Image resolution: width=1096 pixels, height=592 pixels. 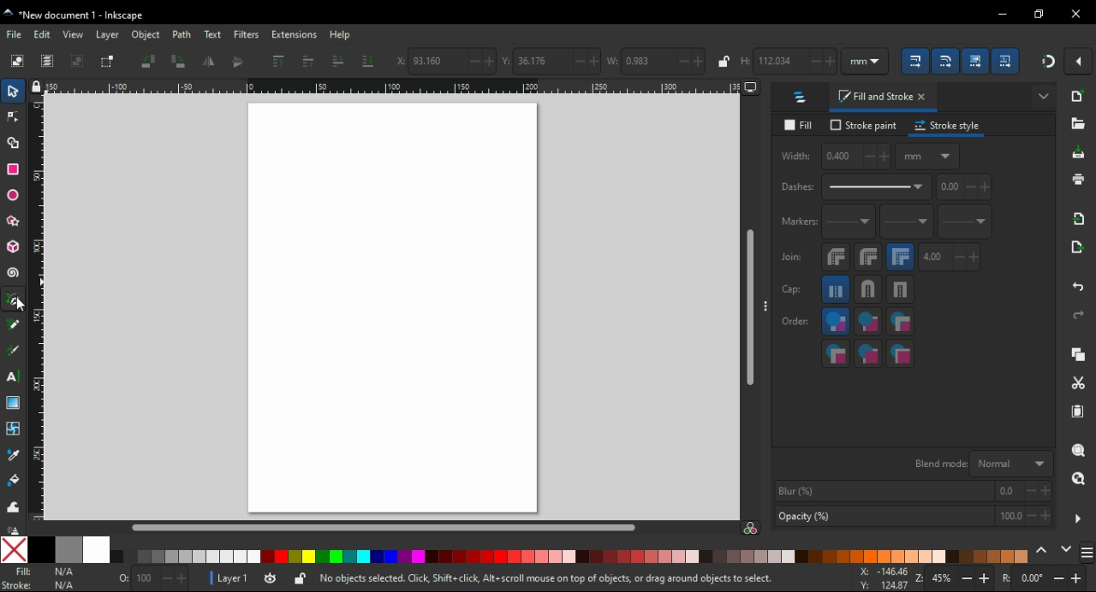 I want to click on last markers, so click(x=963, y=222).